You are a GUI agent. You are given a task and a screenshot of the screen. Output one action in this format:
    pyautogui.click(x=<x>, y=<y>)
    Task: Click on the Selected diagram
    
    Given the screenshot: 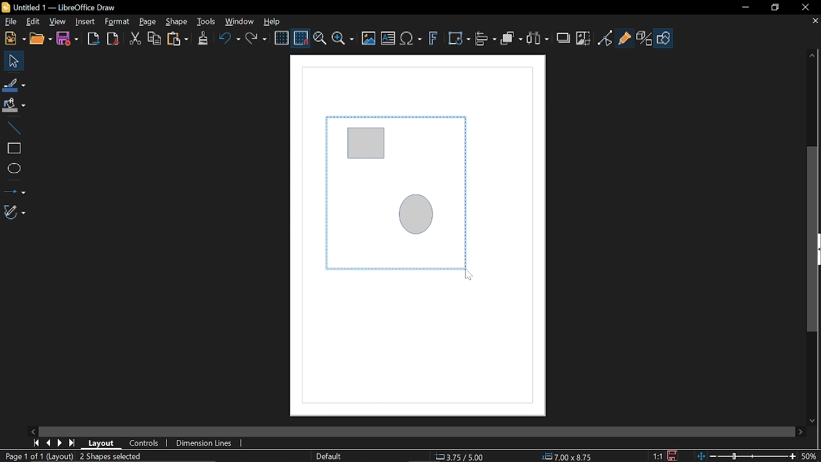 What is the action you would take?
    pyautogui.click(x=404, y=206)
    